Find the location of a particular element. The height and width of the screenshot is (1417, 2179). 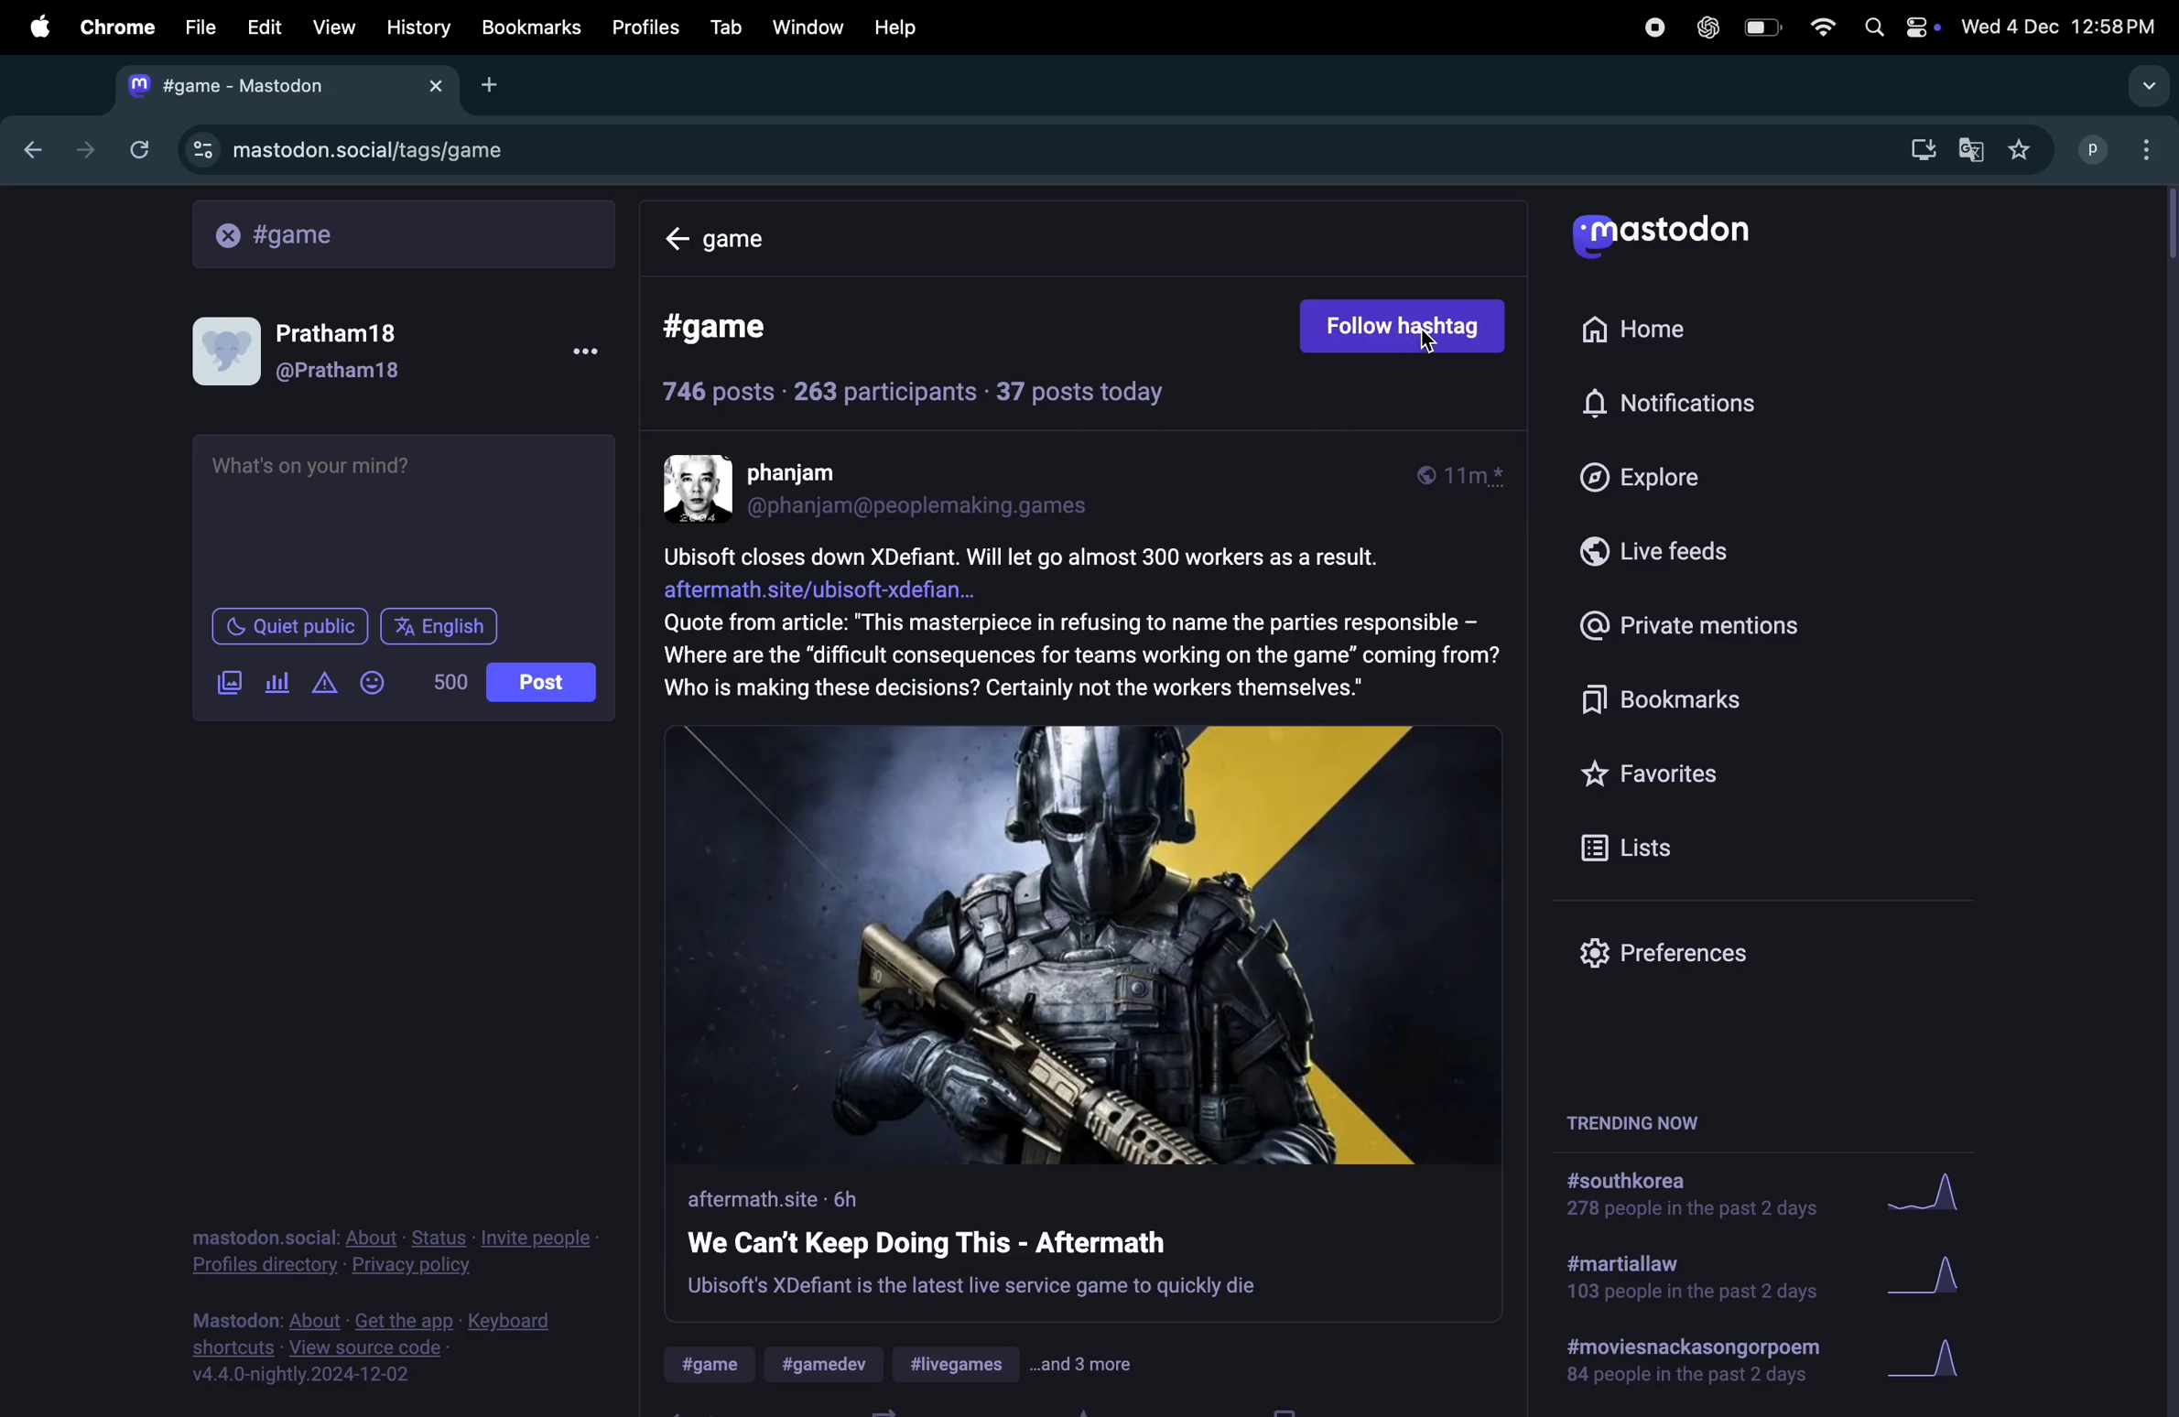

file is located at coordinates (198, 26).